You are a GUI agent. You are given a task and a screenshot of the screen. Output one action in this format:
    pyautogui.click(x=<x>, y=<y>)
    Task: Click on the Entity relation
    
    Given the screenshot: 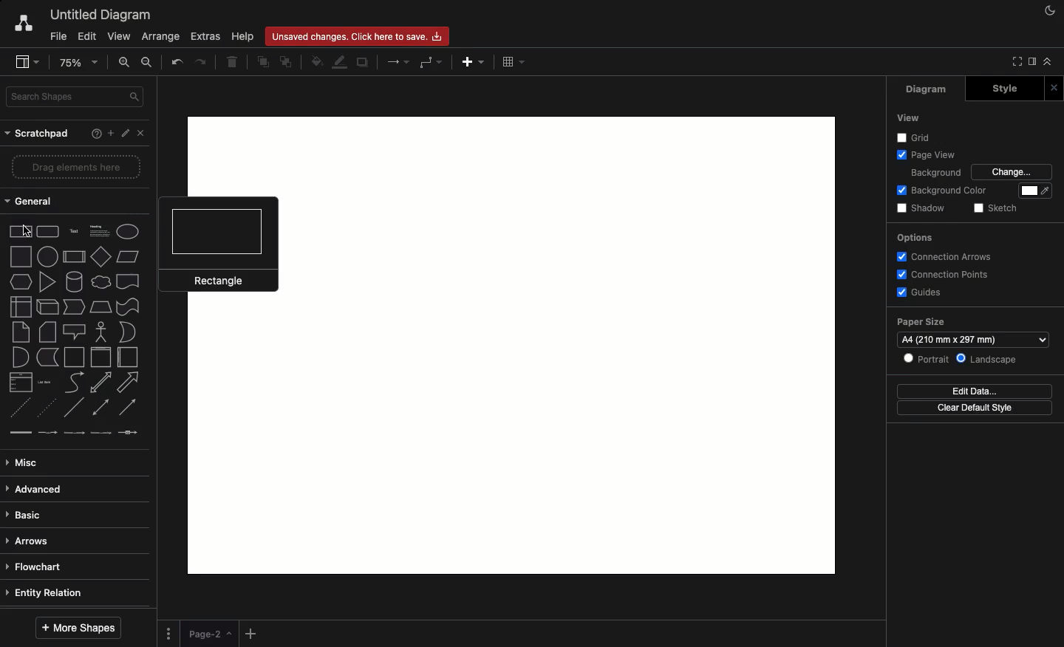 What is the action you would take?
    pyautogui.click(x=46, y=594)
    